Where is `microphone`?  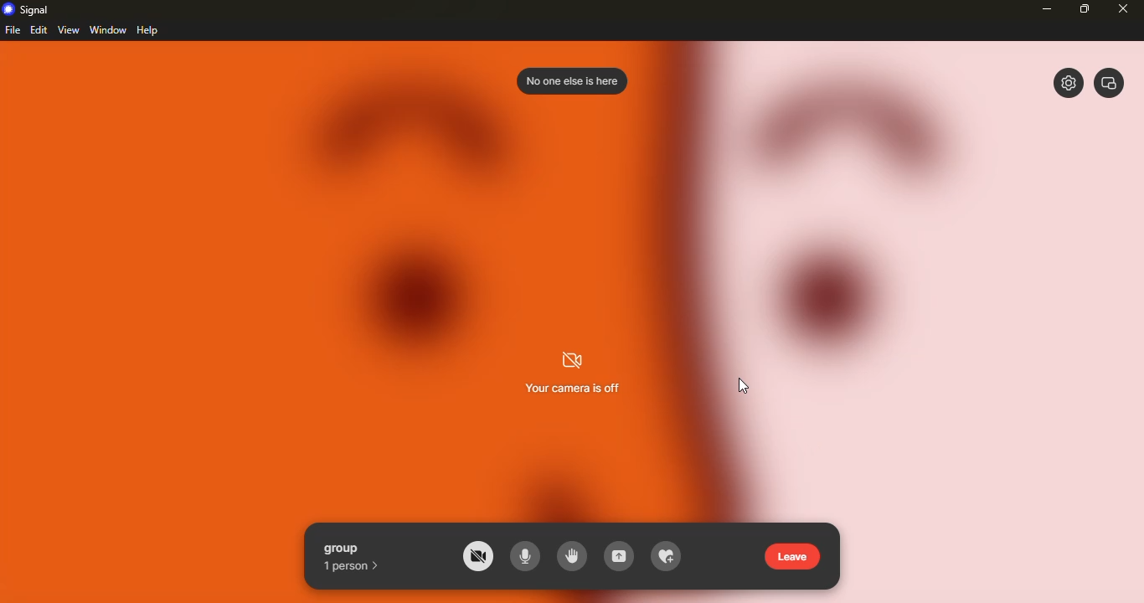
microphone is located at coordinates (524, 556).